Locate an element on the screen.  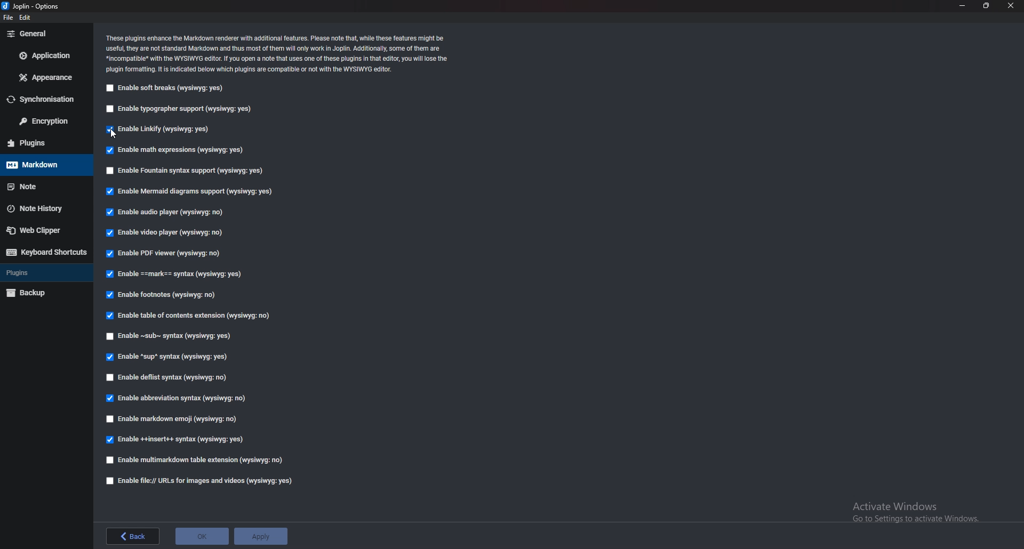
file is located at coordinates (7, 18).